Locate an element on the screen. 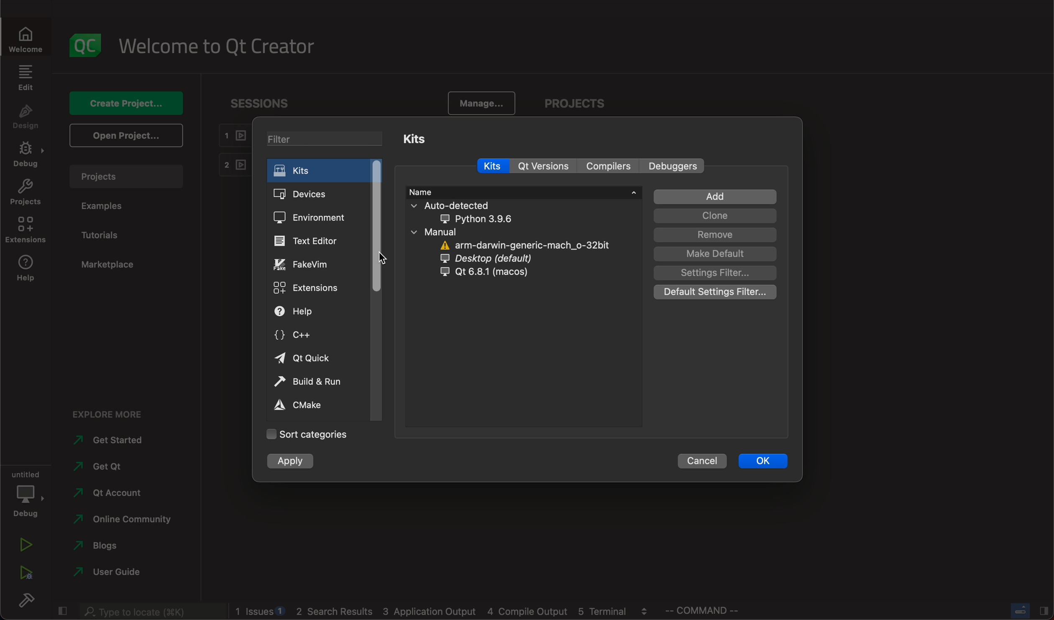 The width and height of the screenshot is (1054, 620). create is located at coordinates (124, 102).